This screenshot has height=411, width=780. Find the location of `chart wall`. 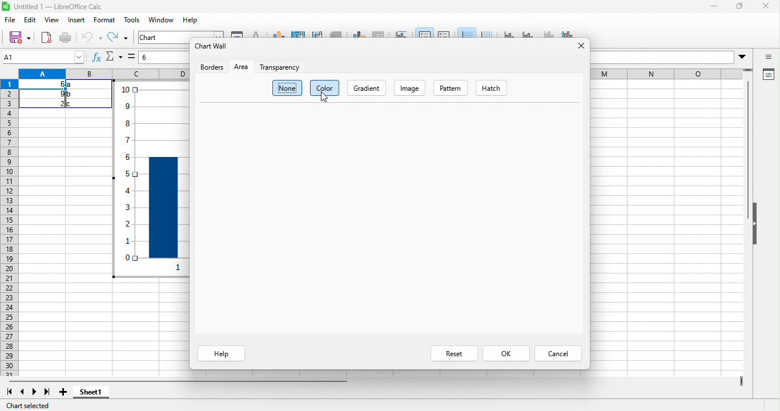

chart wall is located at coordinates (212, 46).